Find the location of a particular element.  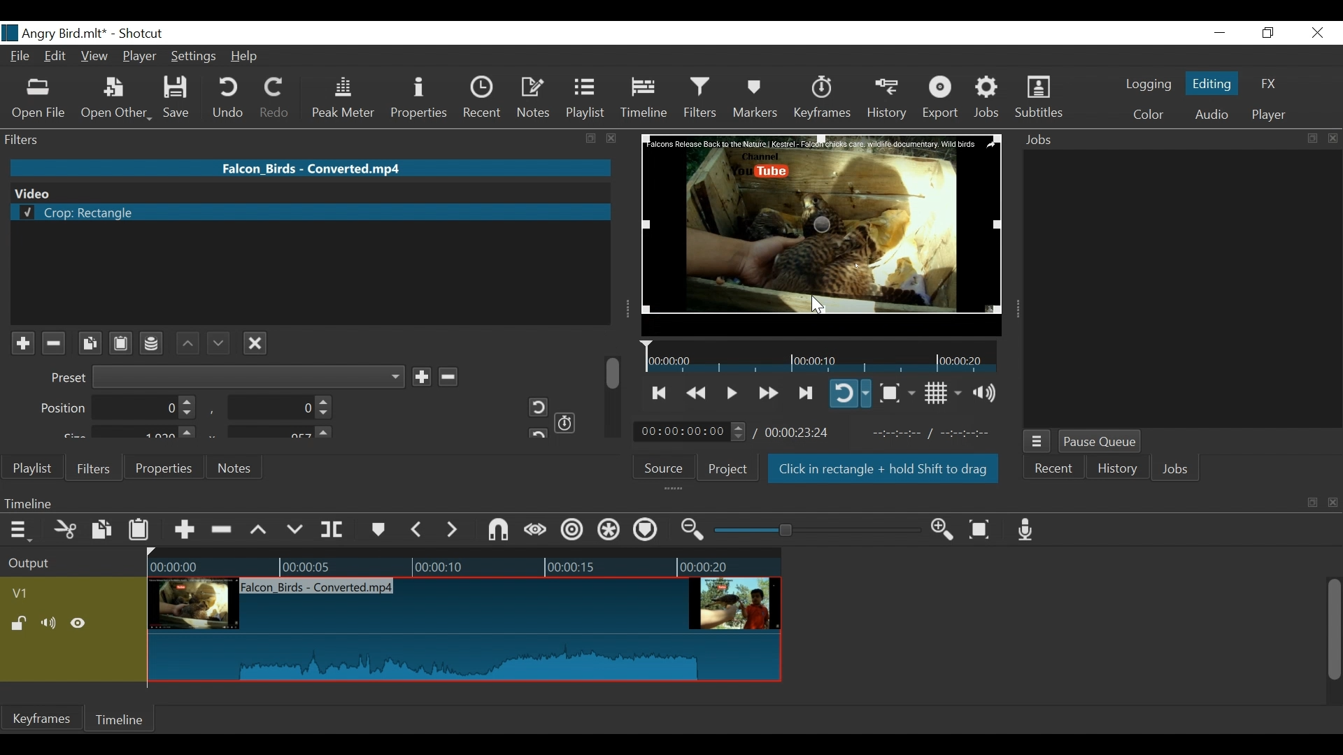

Stopwatch is located at coordinates (566, 422).